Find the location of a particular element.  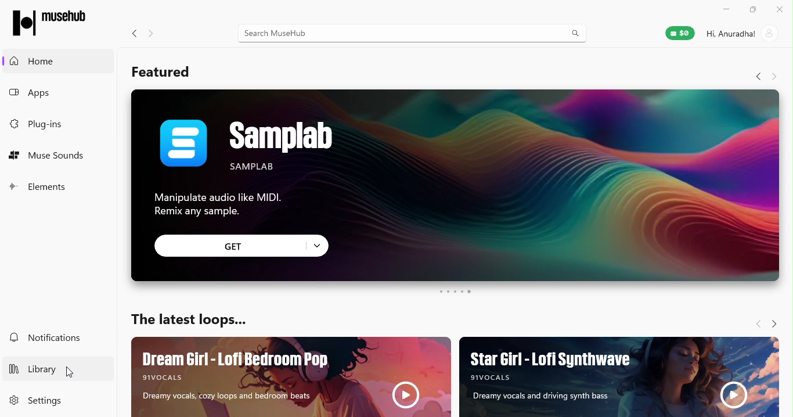

Muse wallet is located at coordinates (673, 35).